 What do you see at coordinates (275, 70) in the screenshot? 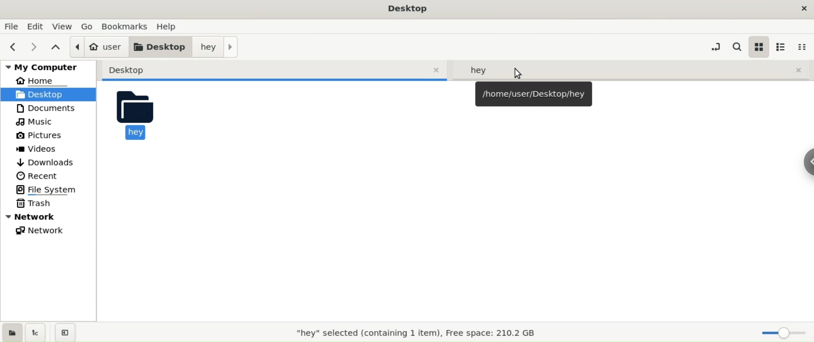
I see `desktop` at bounding box center [275, 70].